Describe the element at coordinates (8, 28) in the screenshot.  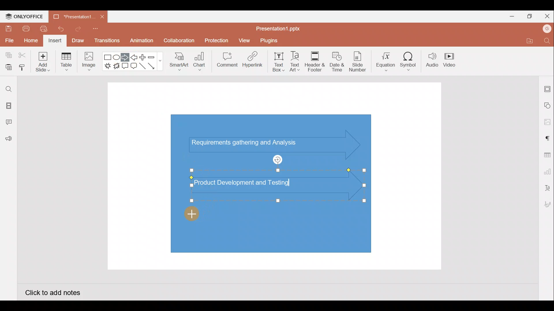
I see `Save` at that location.